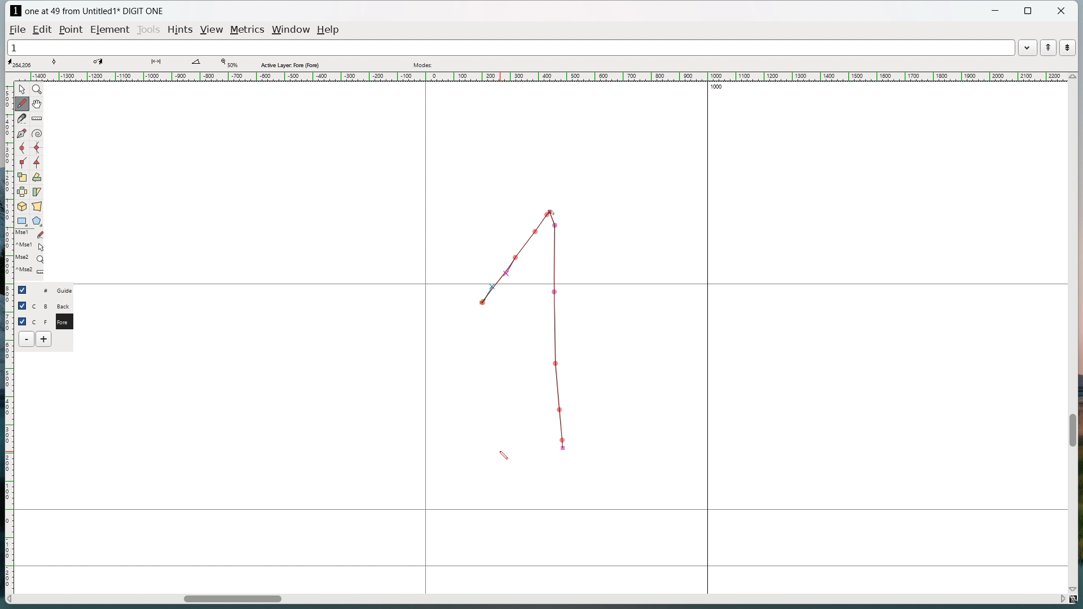  Describe the element at coordinates (54, 290) in the screenshot. I see `# Guide` at that location.